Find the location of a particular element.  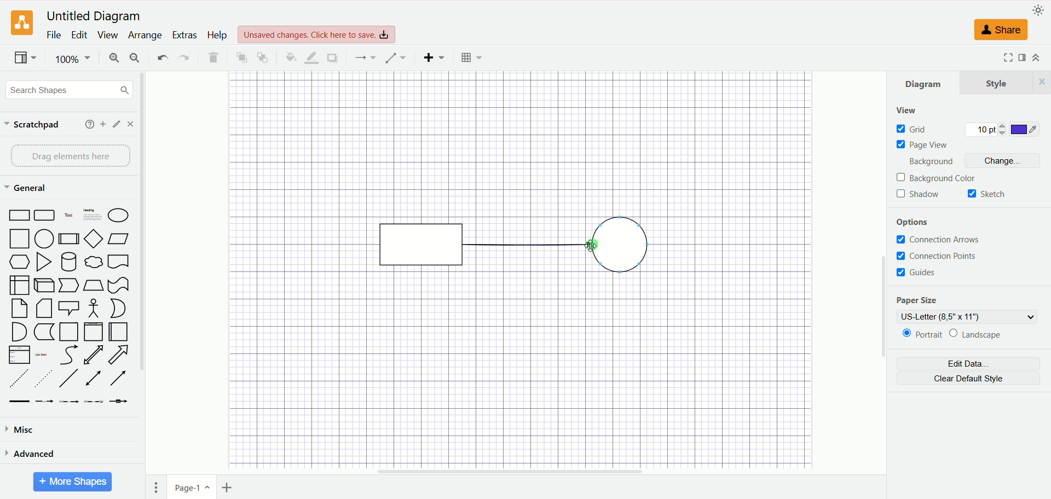

to front is located at coordinates (241, 56).